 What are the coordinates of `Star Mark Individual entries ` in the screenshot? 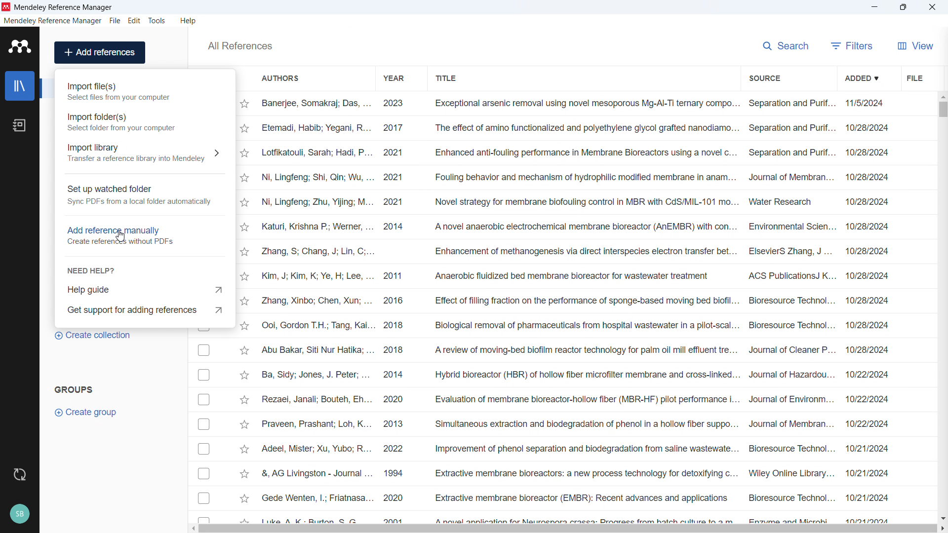 It's located at (244, 309).